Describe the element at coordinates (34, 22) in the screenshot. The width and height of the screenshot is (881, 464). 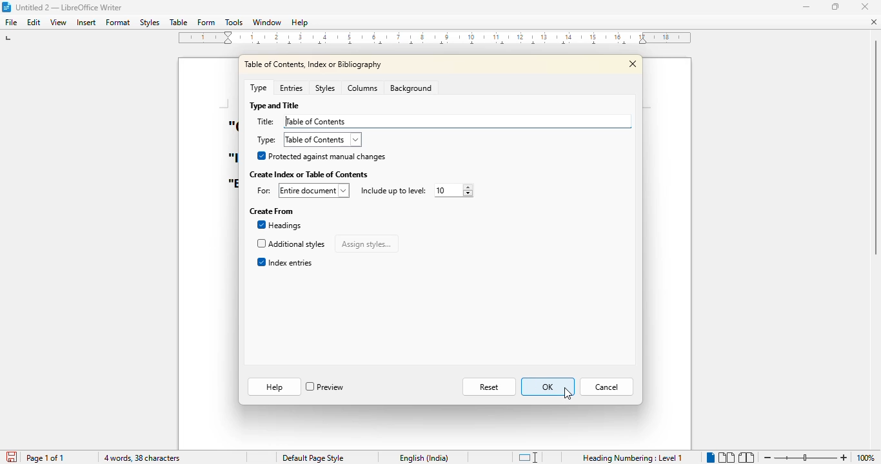
I see `edit` at that location.